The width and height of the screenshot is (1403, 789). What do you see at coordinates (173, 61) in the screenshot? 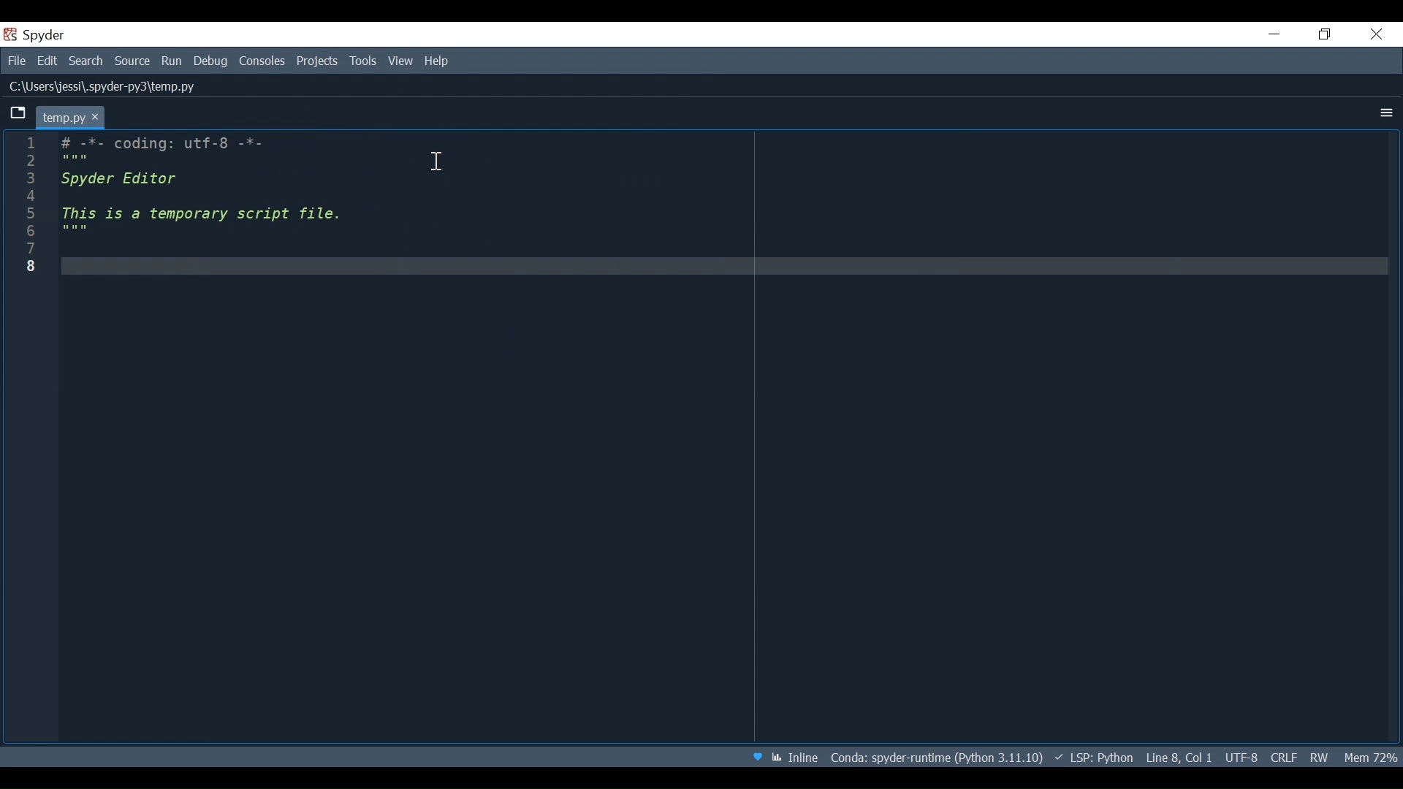
I see `Run` at bounding box center [173, 61].